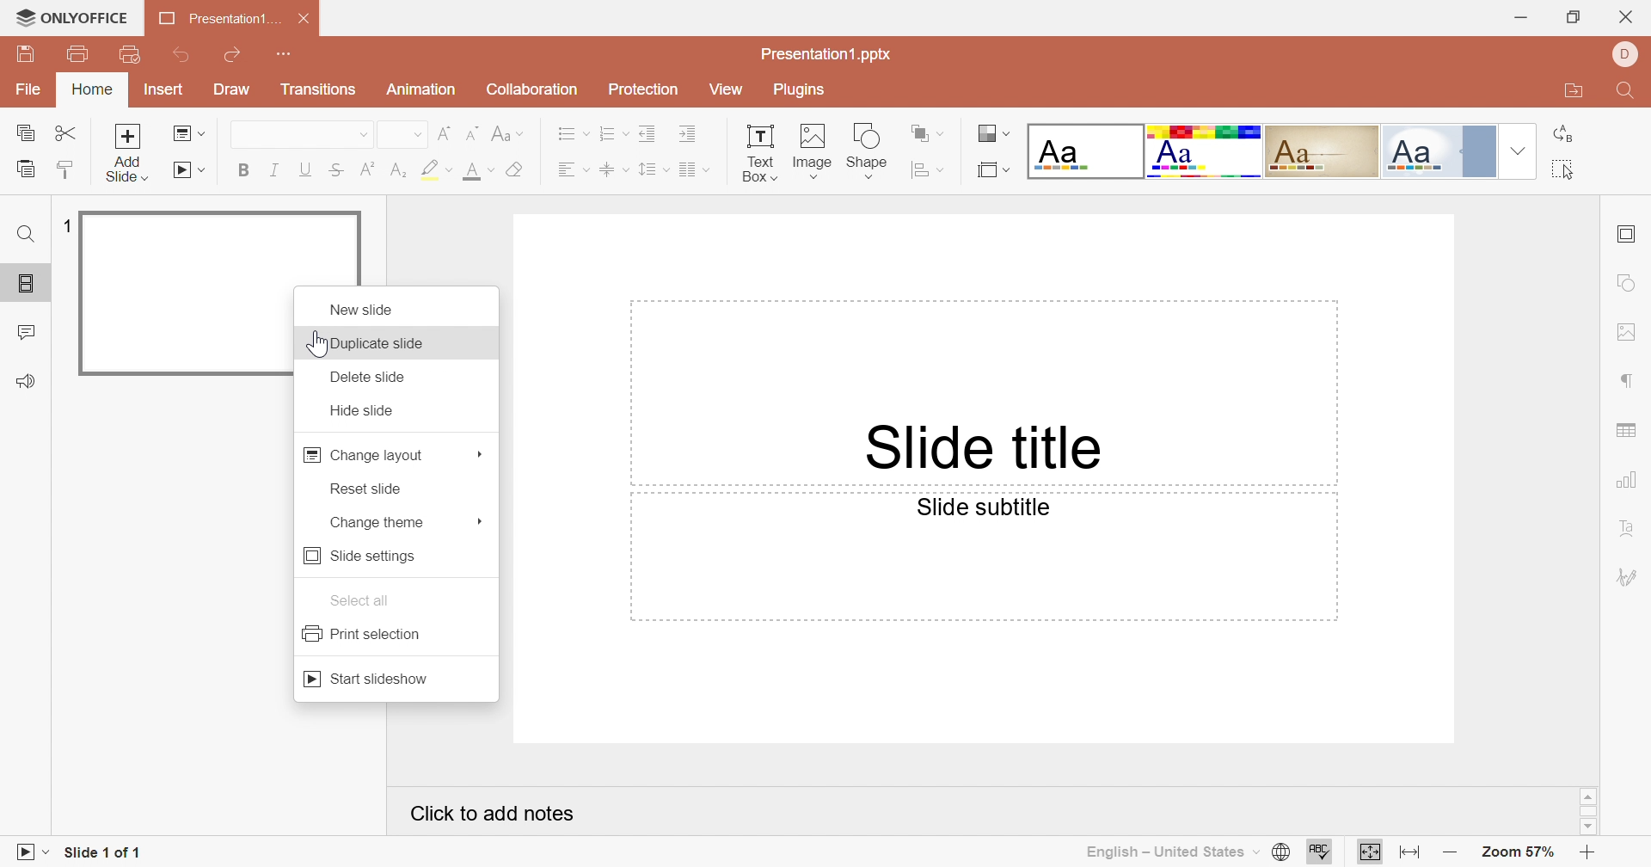 This screenshot has width=1651, height=867. Describe the element at coordinates (1632, 579) in the screenshot. I see `Signature settings` at that location.